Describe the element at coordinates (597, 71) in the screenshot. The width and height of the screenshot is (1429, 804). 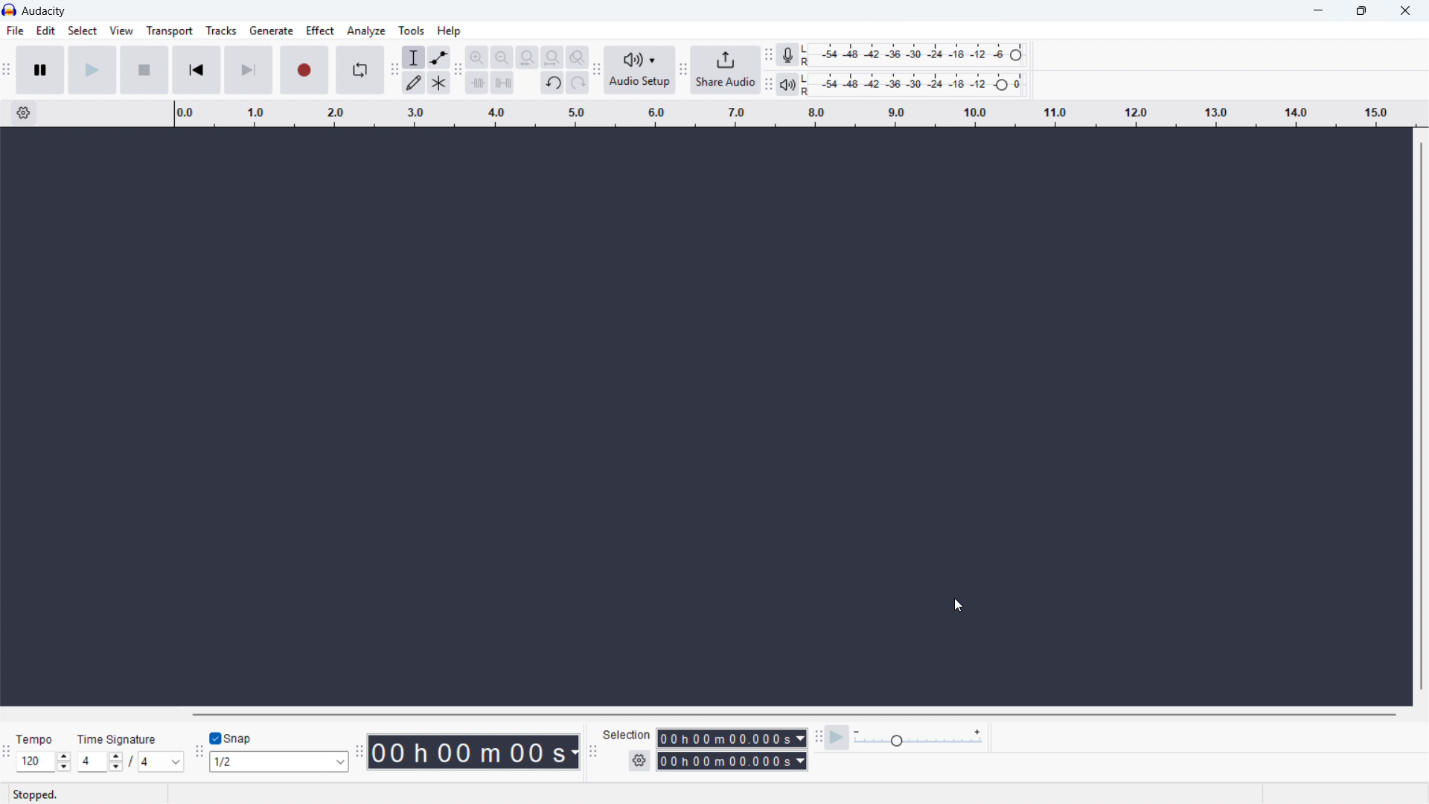
I see `audio setup toolbar` at that location.